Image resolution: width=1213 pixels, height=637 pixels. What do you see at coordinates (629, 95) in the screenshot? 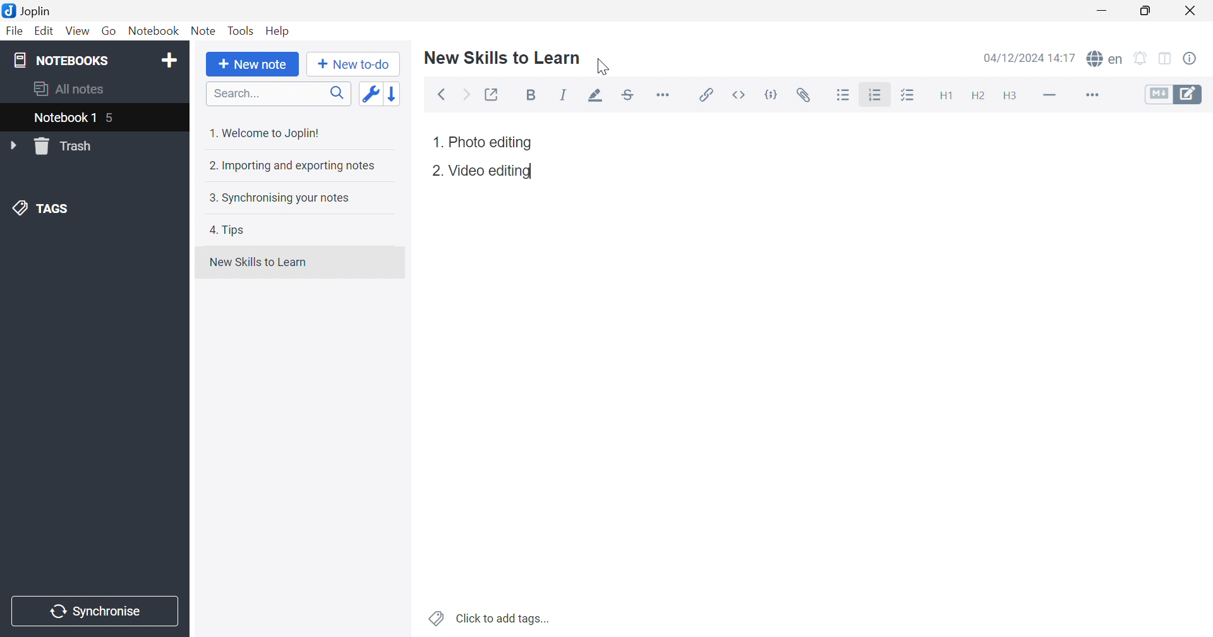
I see `Strikethrough` at bounding box center [629, 95].